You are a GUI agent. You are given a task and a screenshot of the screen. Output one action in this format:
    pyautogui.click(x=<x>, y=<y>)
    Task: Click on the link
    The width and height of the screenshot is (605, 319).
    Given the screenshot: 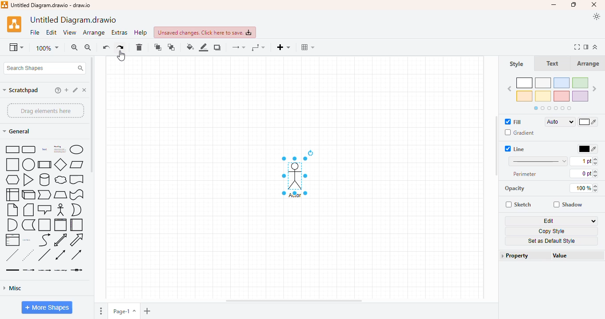 What is the action you would take?
    pyautogui.click(x=12, y=270)
    